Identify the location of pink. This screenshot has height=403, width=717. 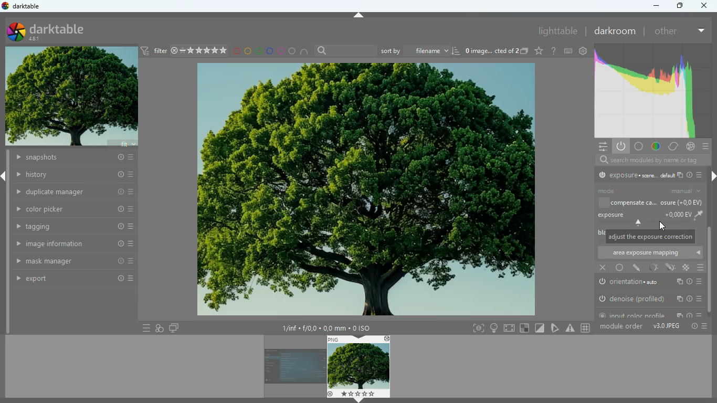
(280, 51).